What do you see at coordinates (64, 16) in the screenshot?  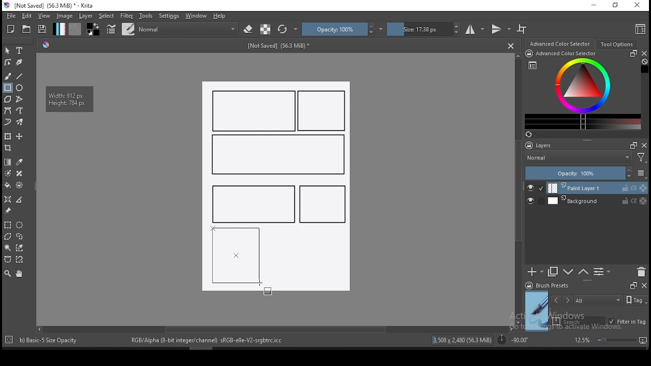 I see `image` at bounding box center [64, 16].